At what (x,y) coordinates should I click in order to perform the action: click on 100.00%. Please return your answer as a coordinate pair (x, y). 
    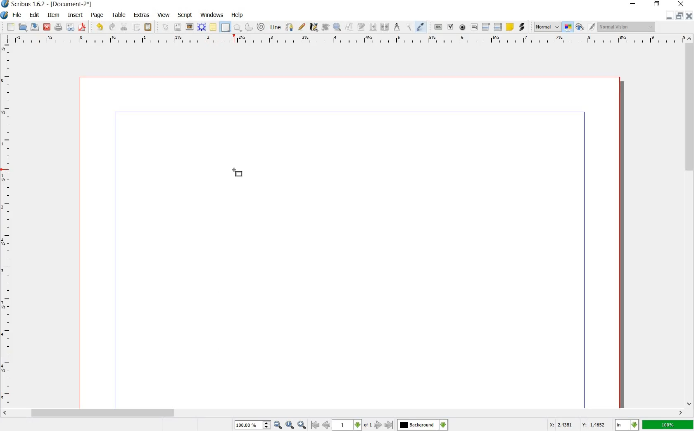
    Looking at the image, I should click on (253, 425).